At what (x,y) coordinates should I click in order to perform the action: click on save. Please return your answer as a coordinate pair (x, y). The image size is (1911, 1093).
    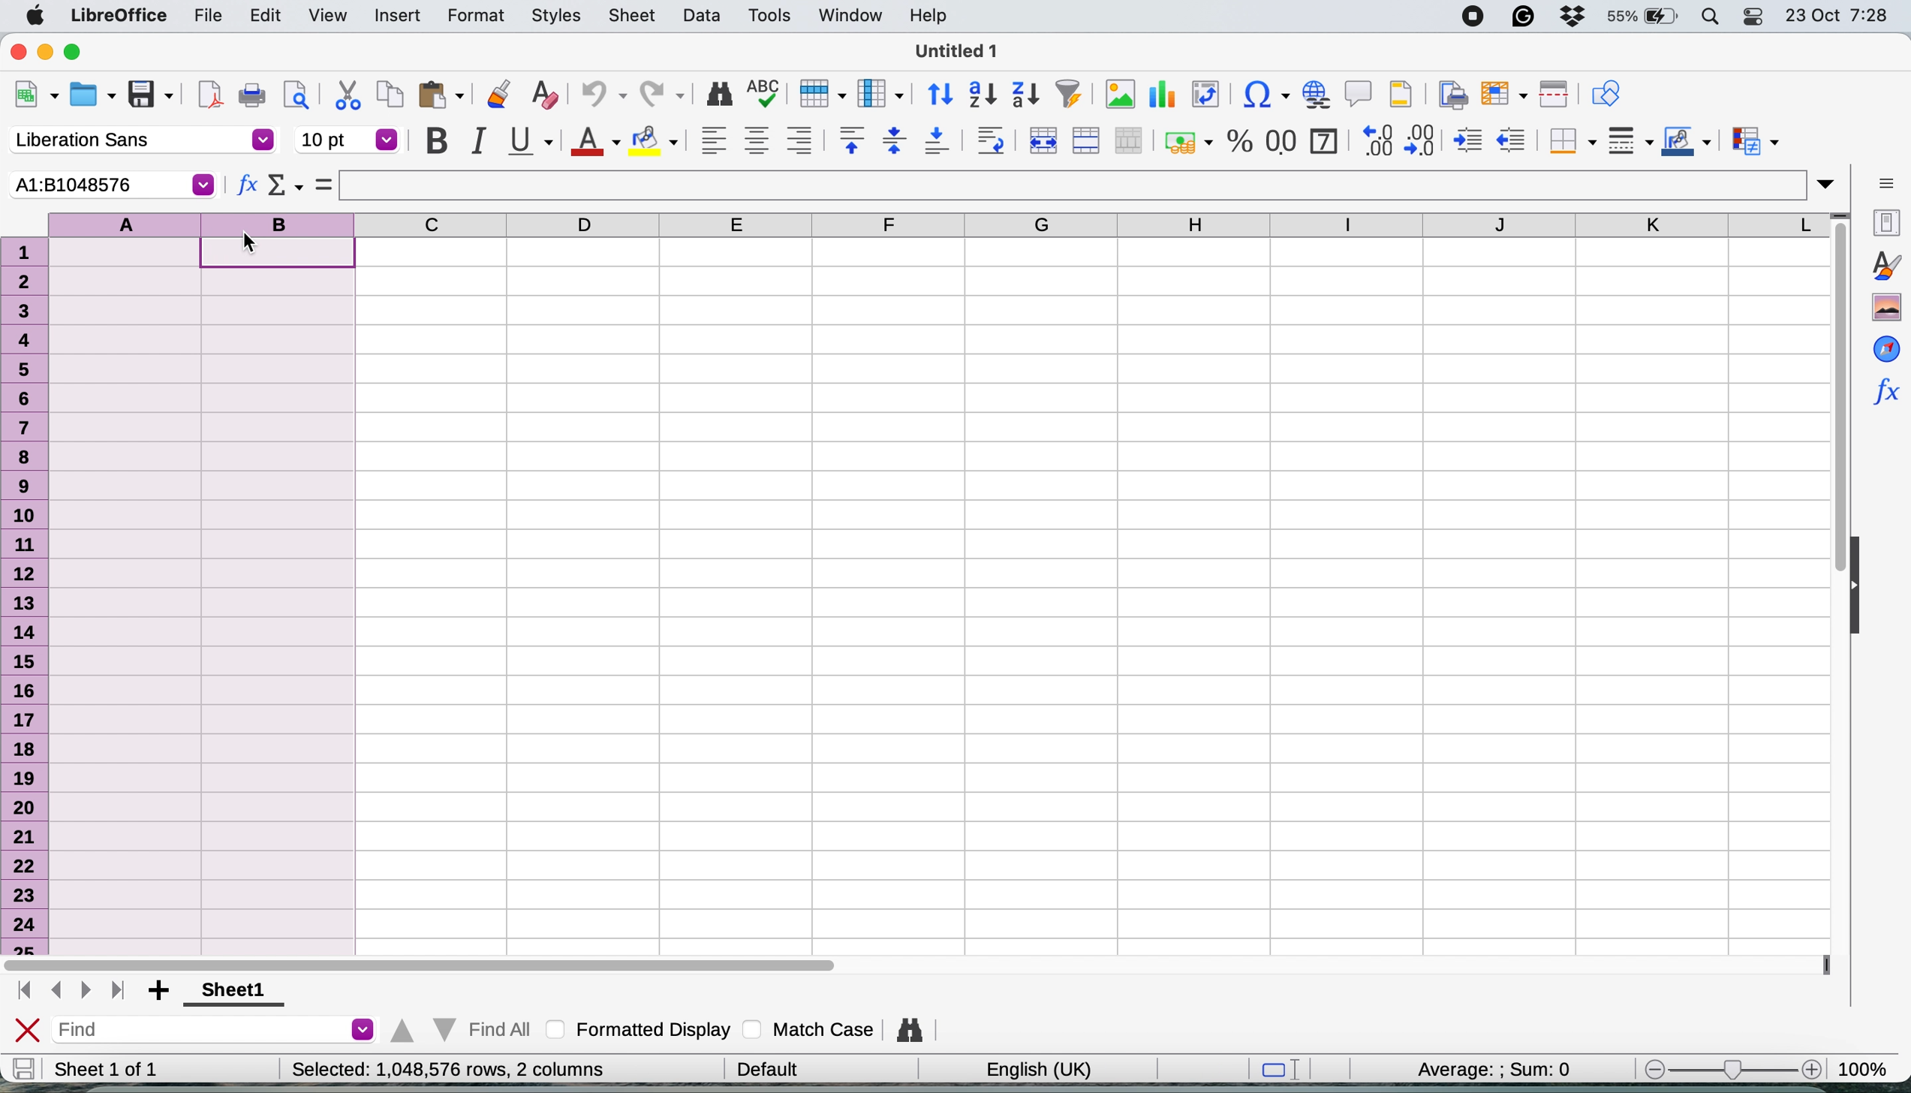
    Looking at the image, I should click on (24, 1068).